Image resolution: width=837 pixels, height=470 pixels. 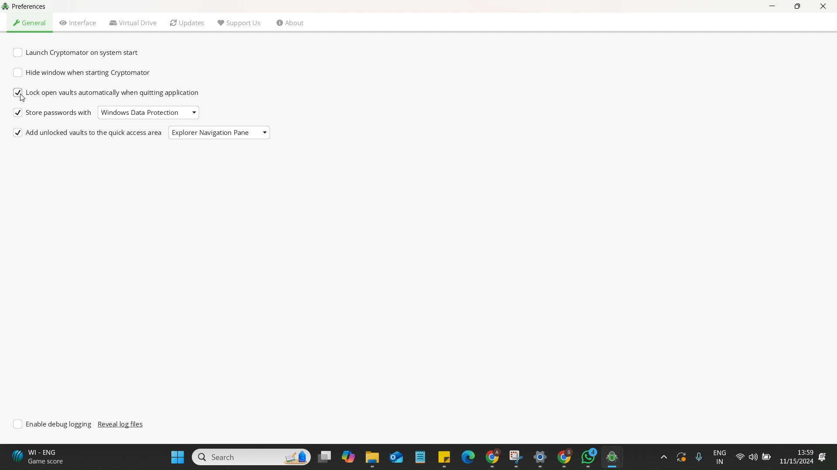 What do you see at coordinates (564, 458) in the screenshot?
I see `Chrome` at bounding box center [564, 458].